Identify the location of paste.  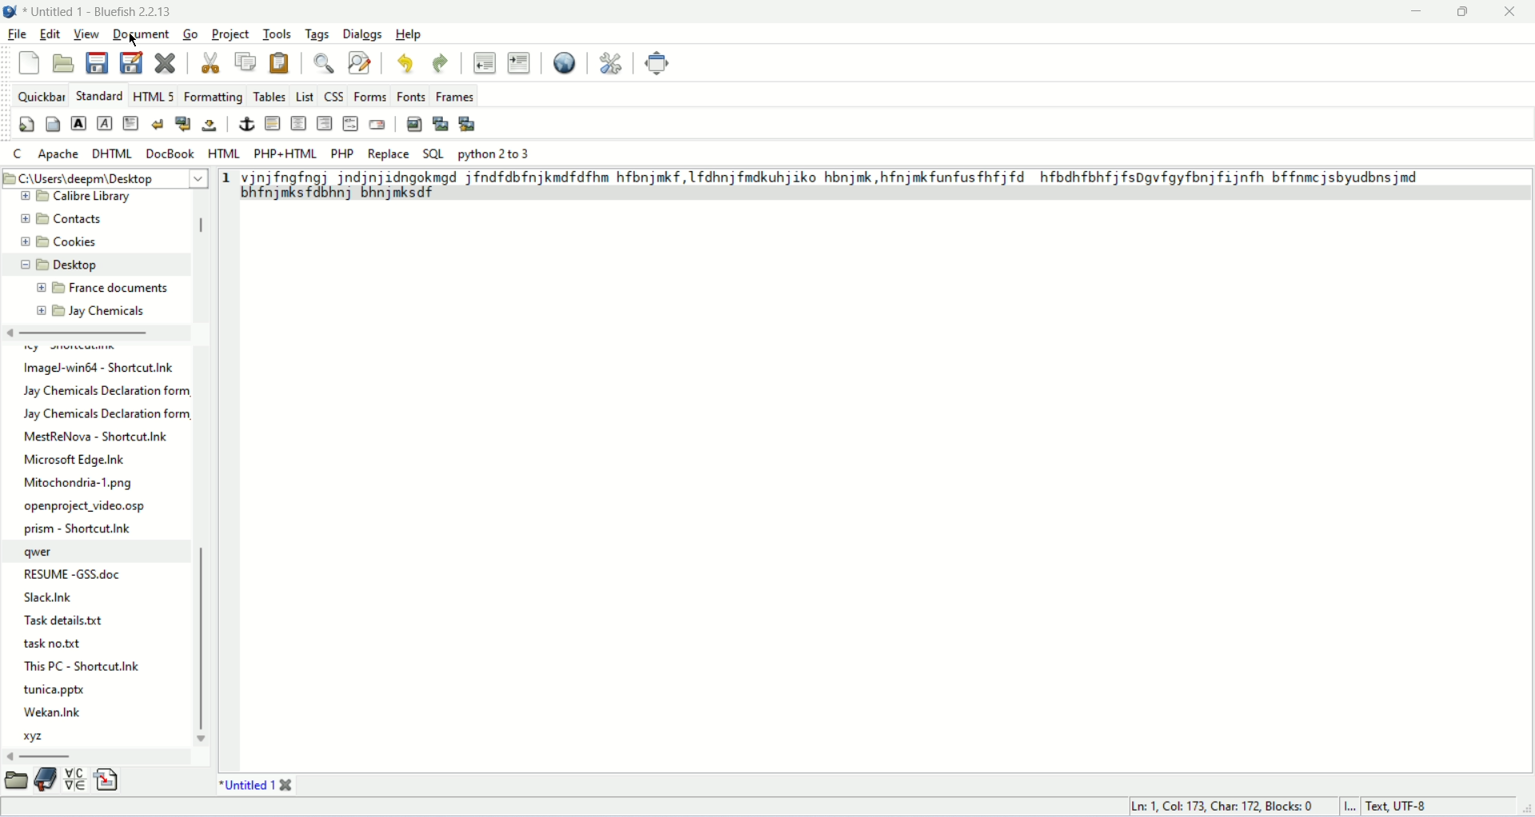
(281, 62).